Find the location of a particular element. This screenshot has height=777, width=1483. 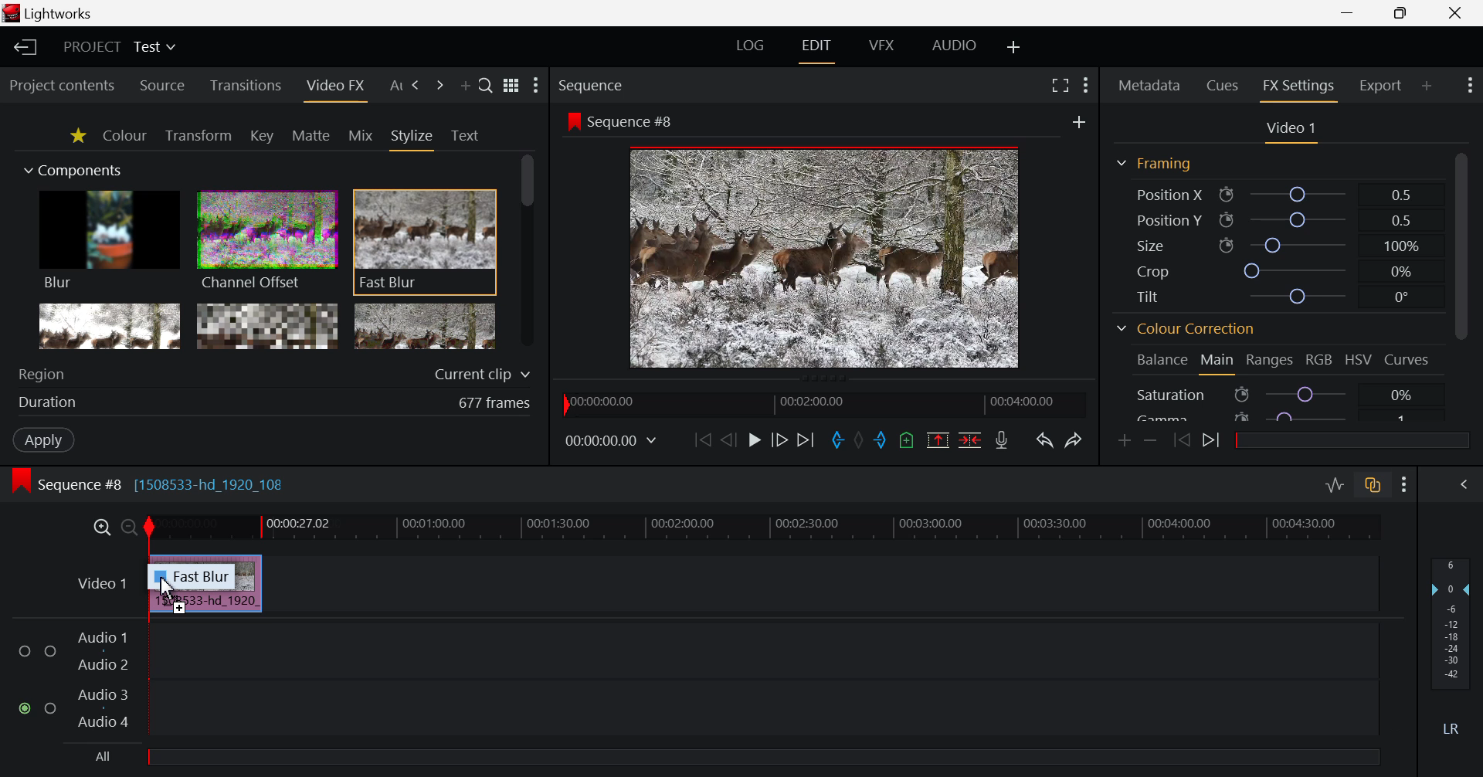

Size is located at coordinates (1282, 246).